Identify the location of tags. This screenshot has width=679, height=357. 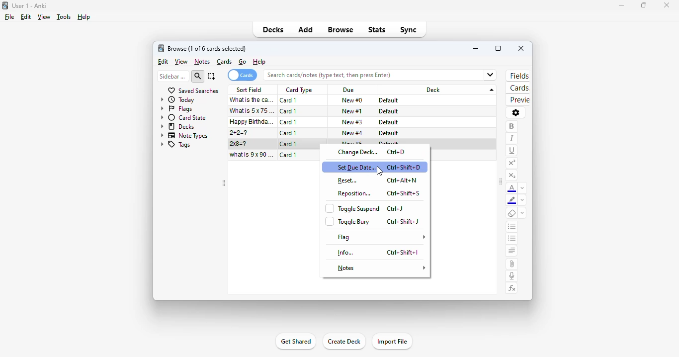
(175, 145).